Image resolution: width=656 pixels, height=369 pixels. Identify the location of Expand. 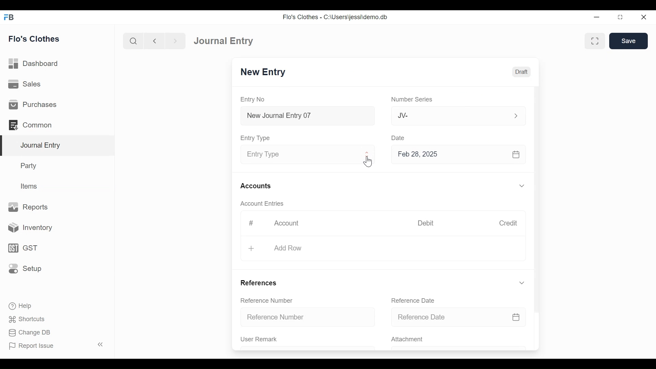
(522, 186).